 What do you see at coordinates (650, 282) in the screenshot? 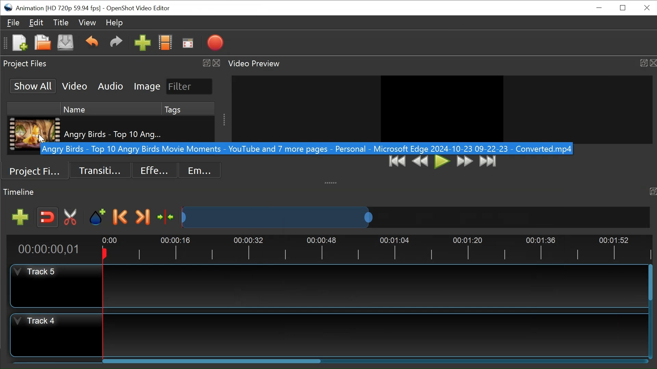
I see `Vertical Scroll bar` at bounding box center [650, 282].